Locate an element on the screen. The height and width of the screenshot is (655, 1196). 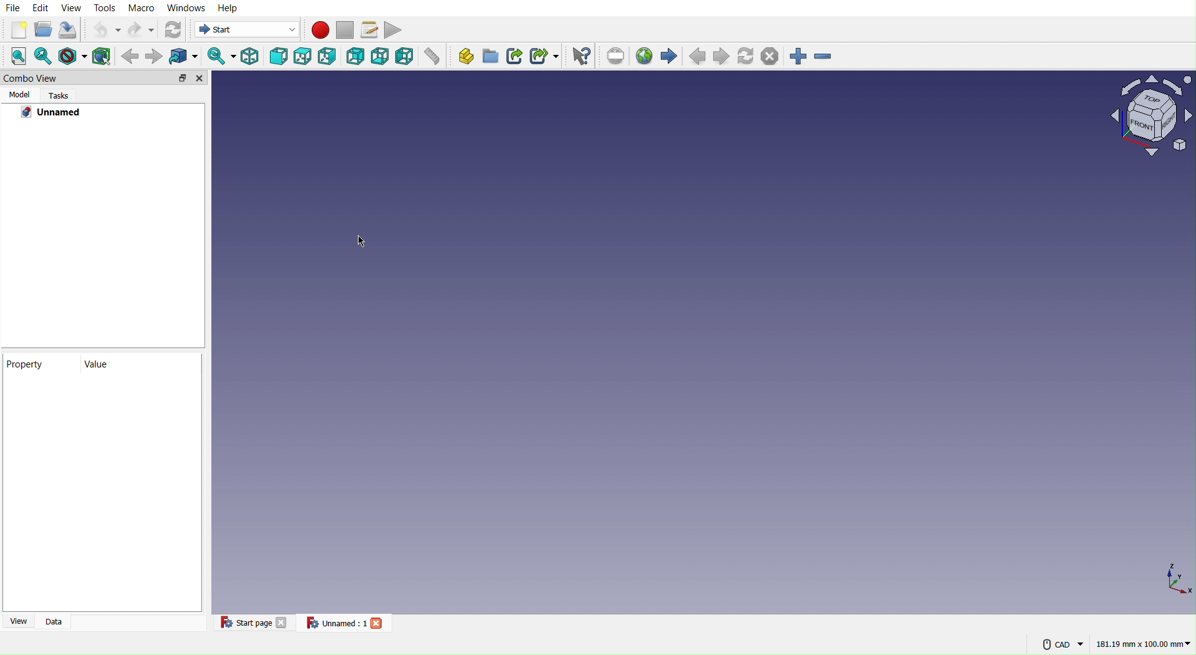
Value is located at coordinates (100, 366).